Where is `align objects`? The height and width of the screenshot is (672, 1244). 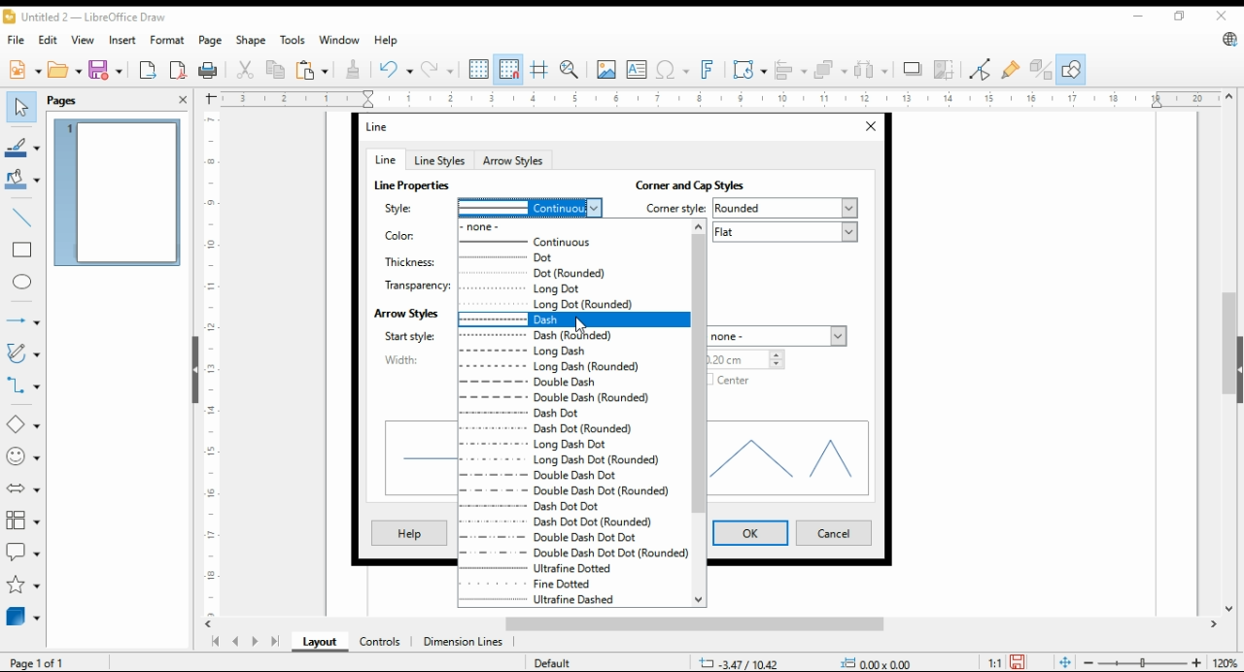
align objects is located at coordinates (787, 68).